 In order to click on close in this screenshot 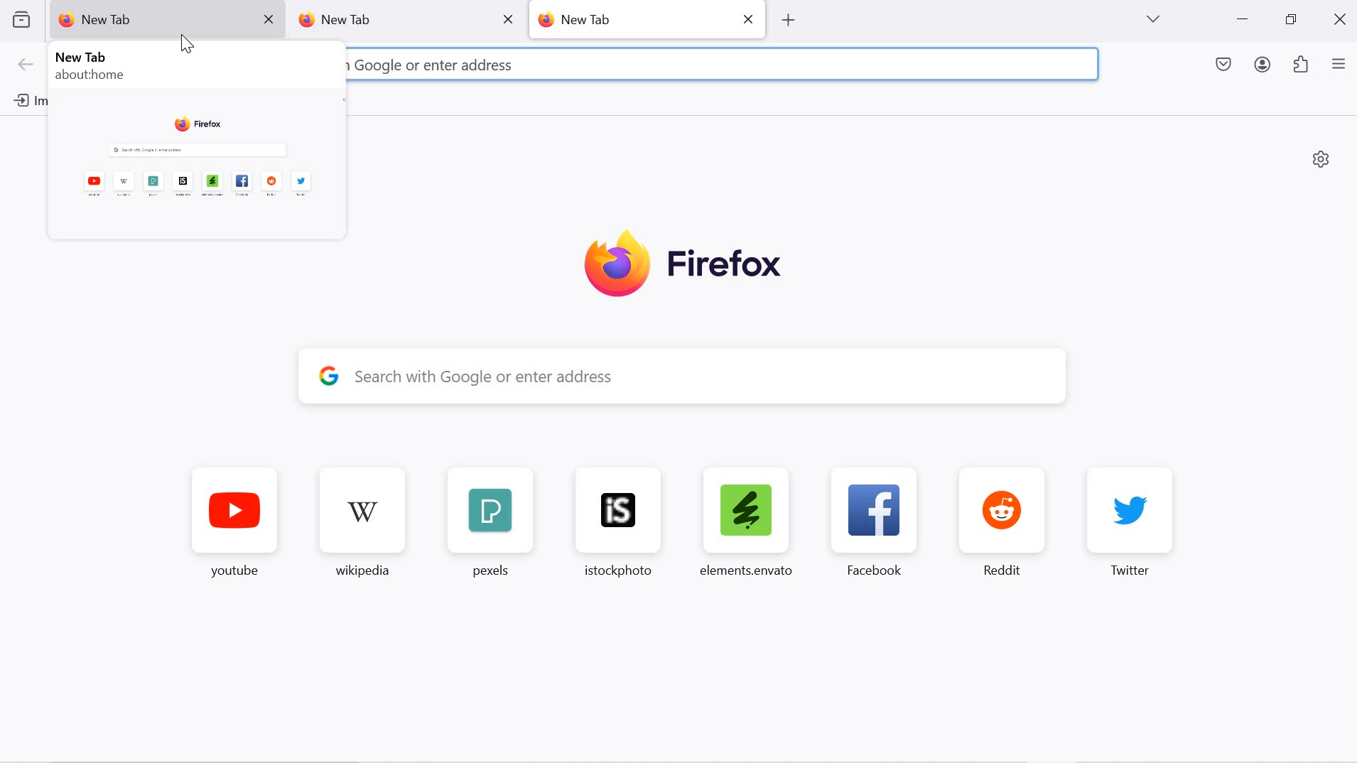, I will do `click(1342, 18)`.